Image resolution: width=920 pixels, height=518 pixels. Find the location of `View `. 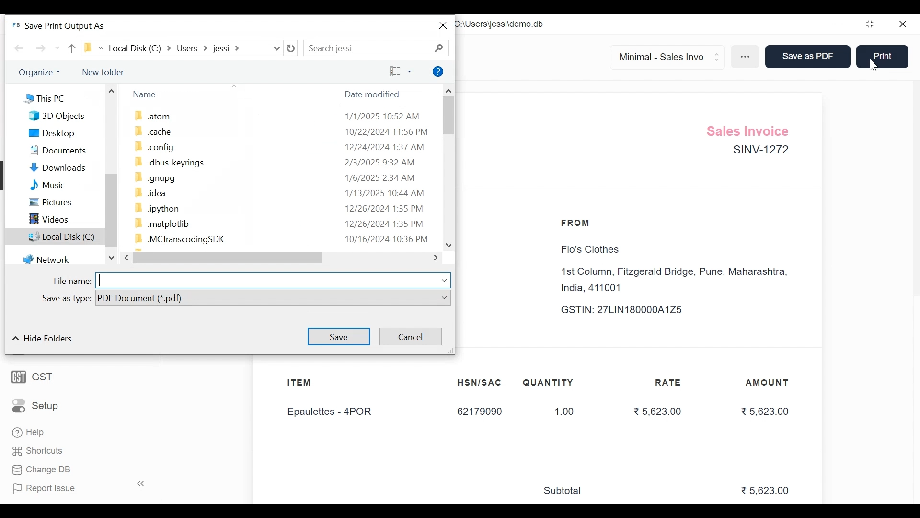

View  is located at coordinates (400, 72).